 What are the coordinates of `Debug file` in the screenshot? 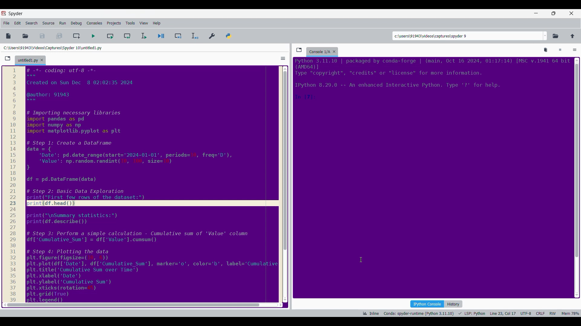 It's located at (161, 36).